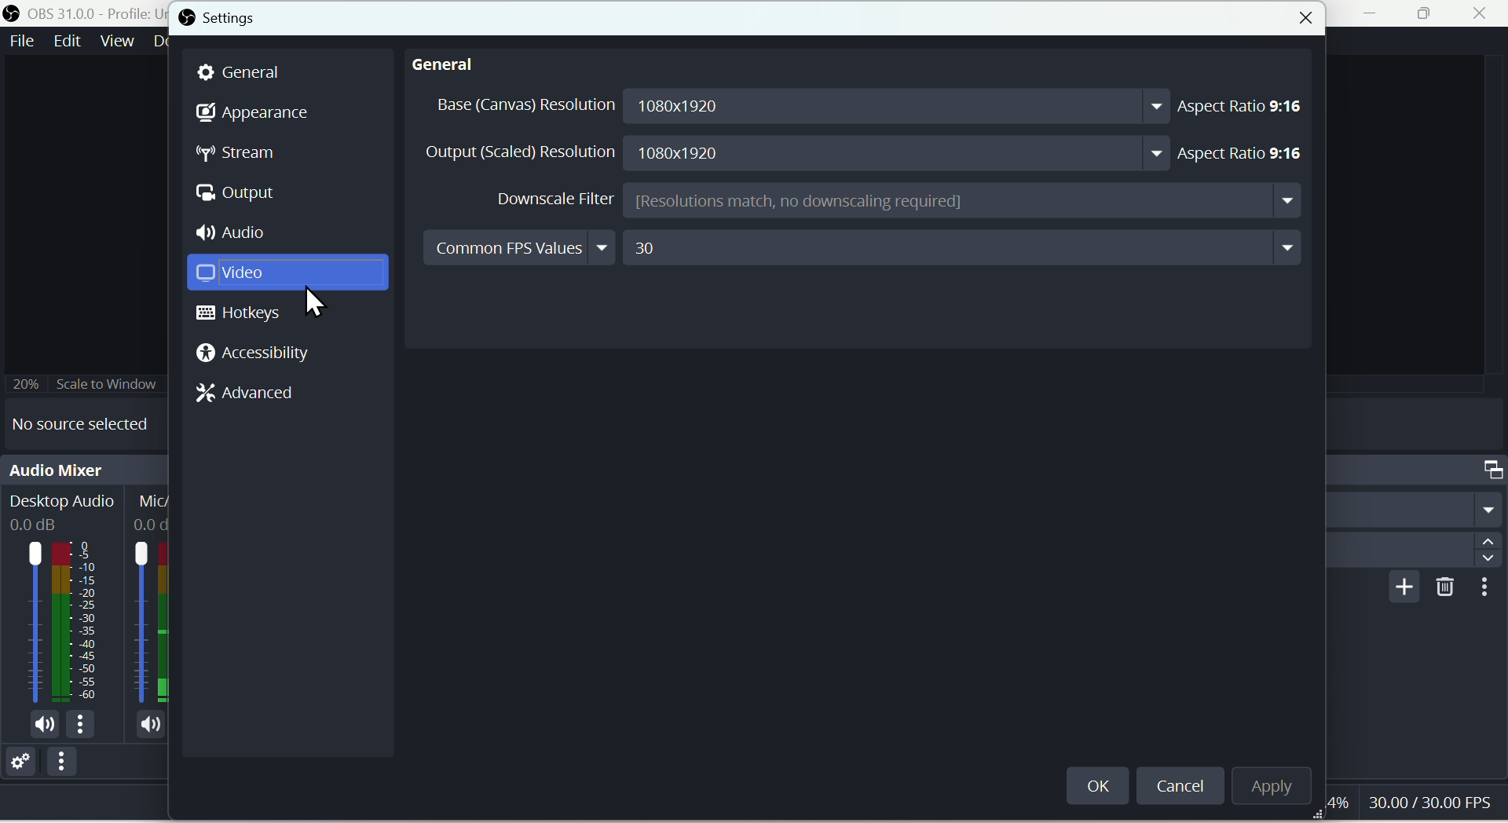 Image resolution: width=1508 pixels, height=823 pixels. I want to click on More options, so click(1485, 587).